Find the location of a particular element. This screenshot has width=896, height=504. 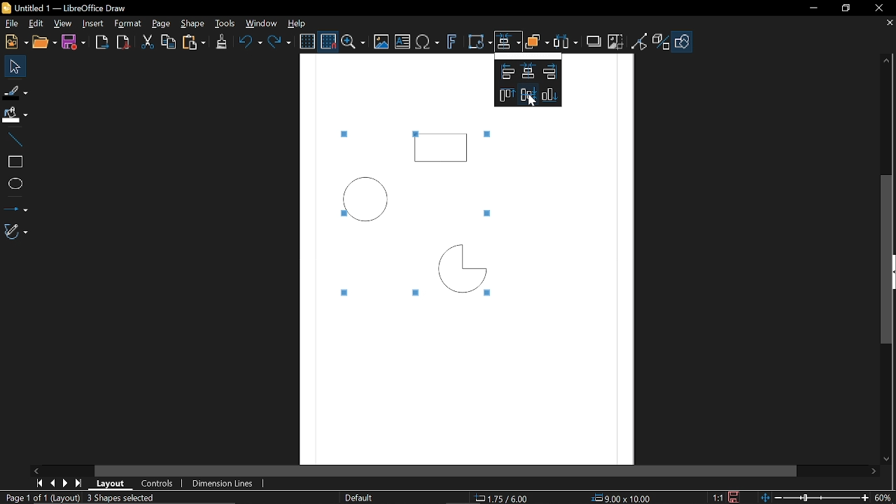

Align right is located at coordinates (551, 72).